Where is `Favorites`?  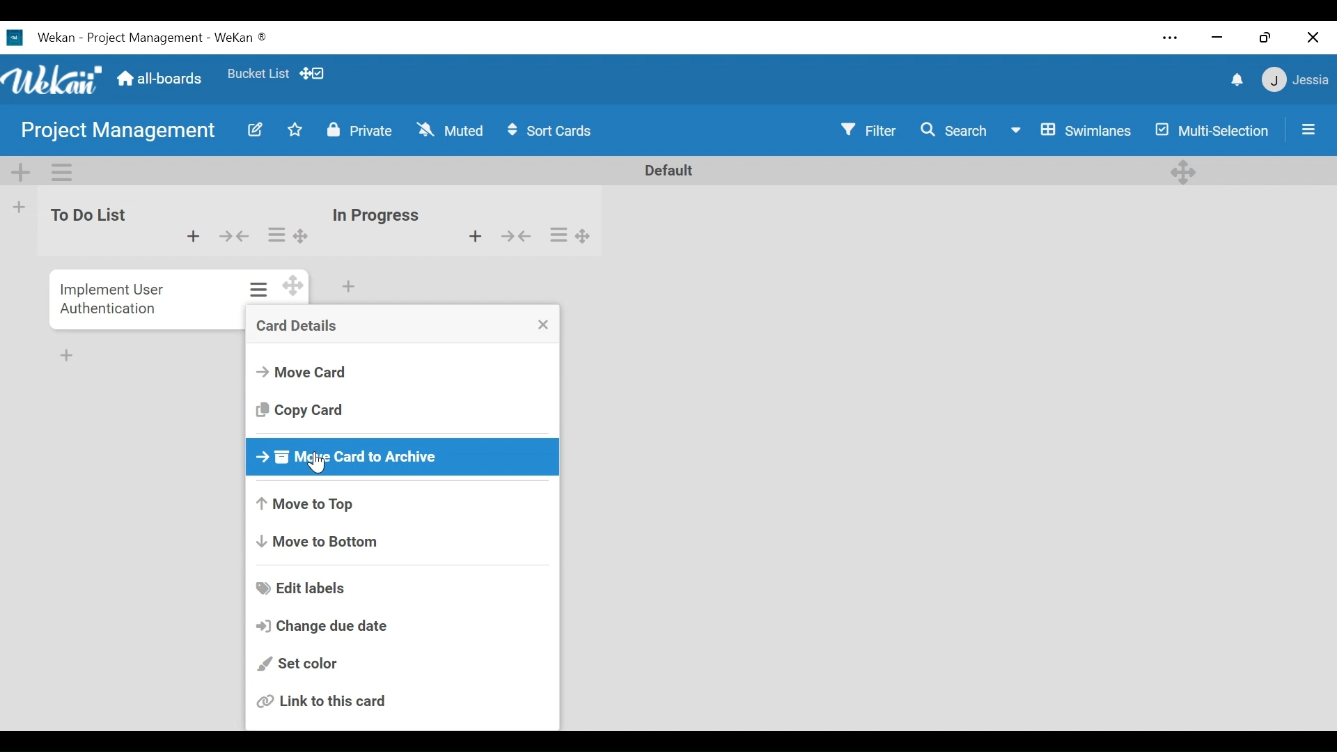
Favorites is located at coordinates (260, 75).